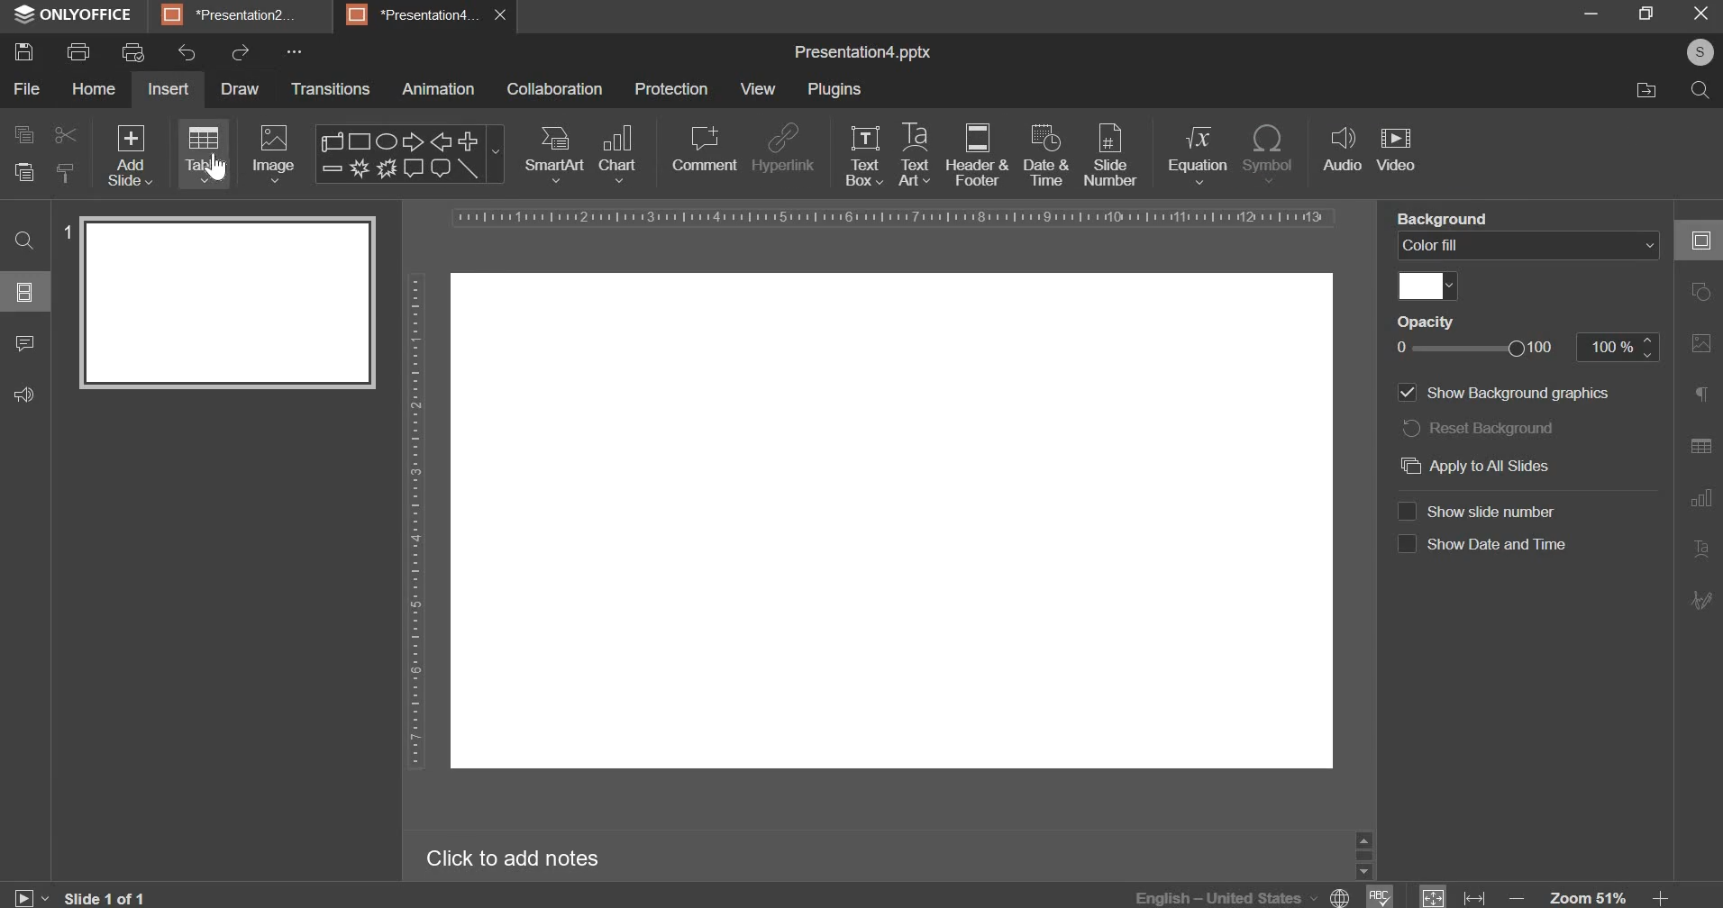 The width and height of the screenshot is (1723, 908). I want to click on onlyoffice, so click(75, 13).